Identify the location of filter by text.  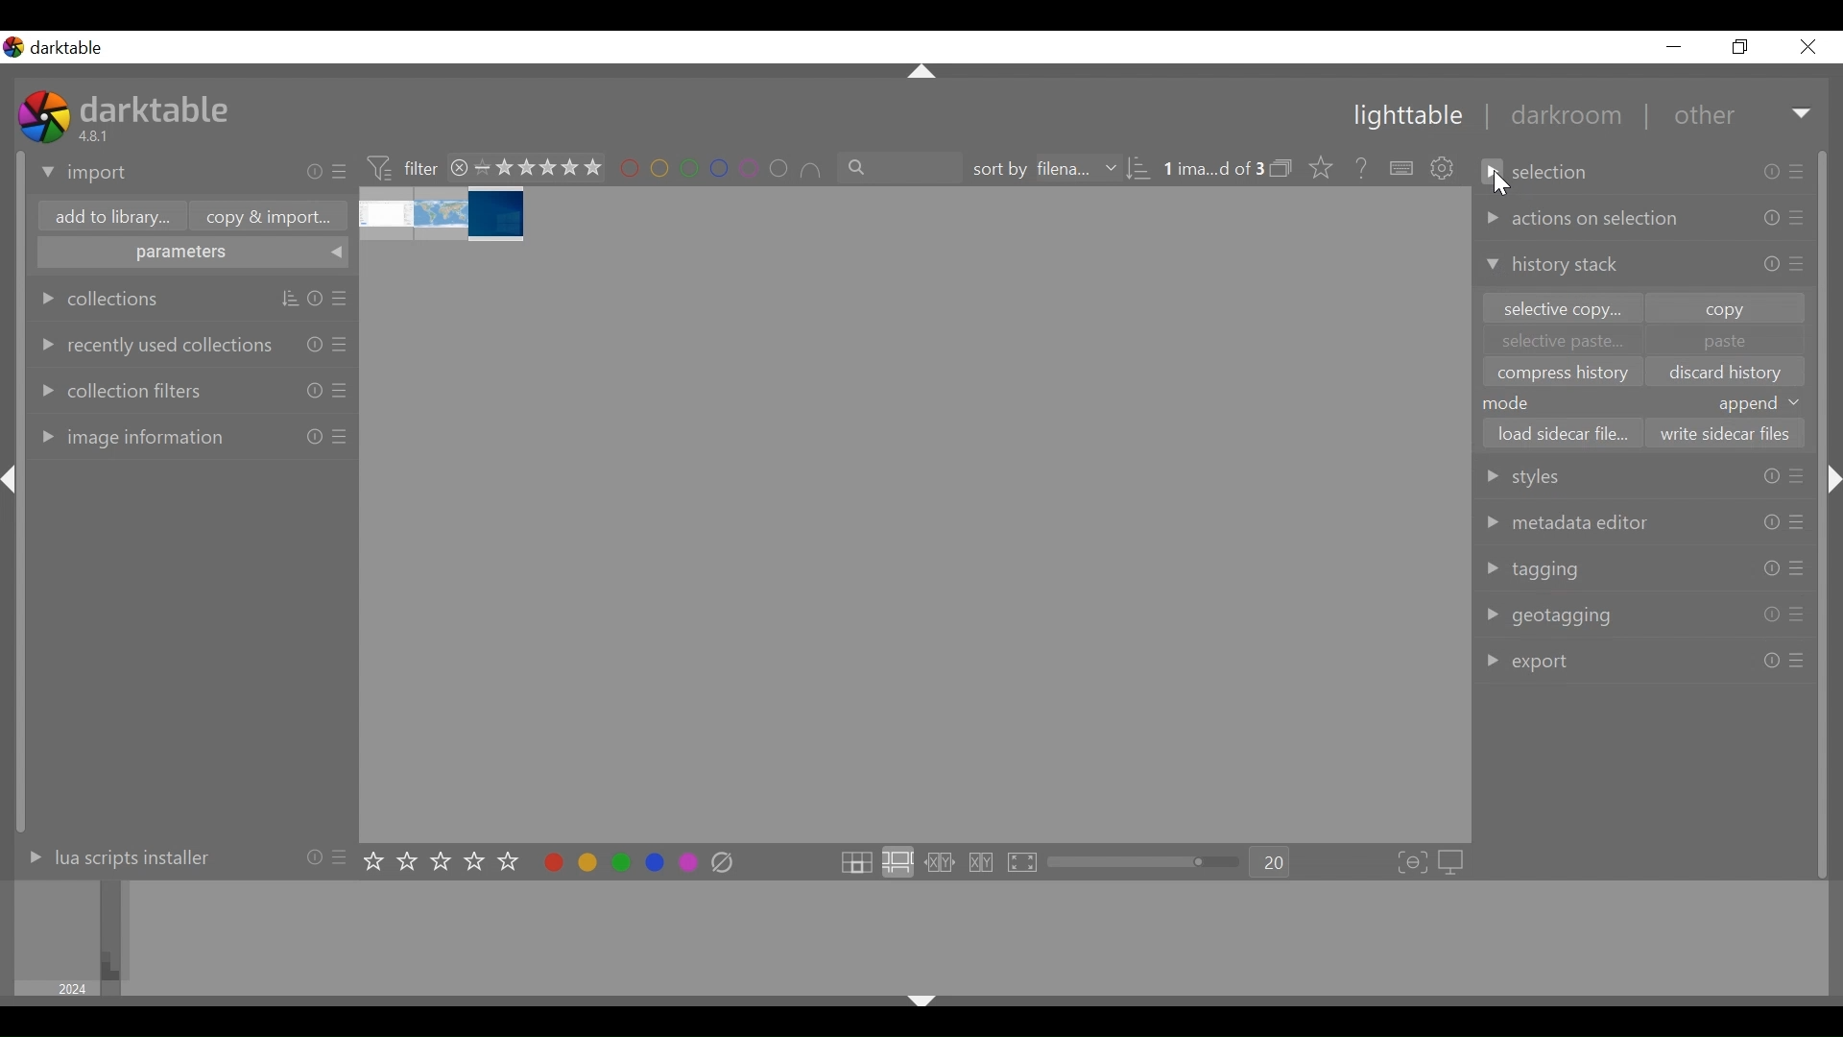
(901, 168).